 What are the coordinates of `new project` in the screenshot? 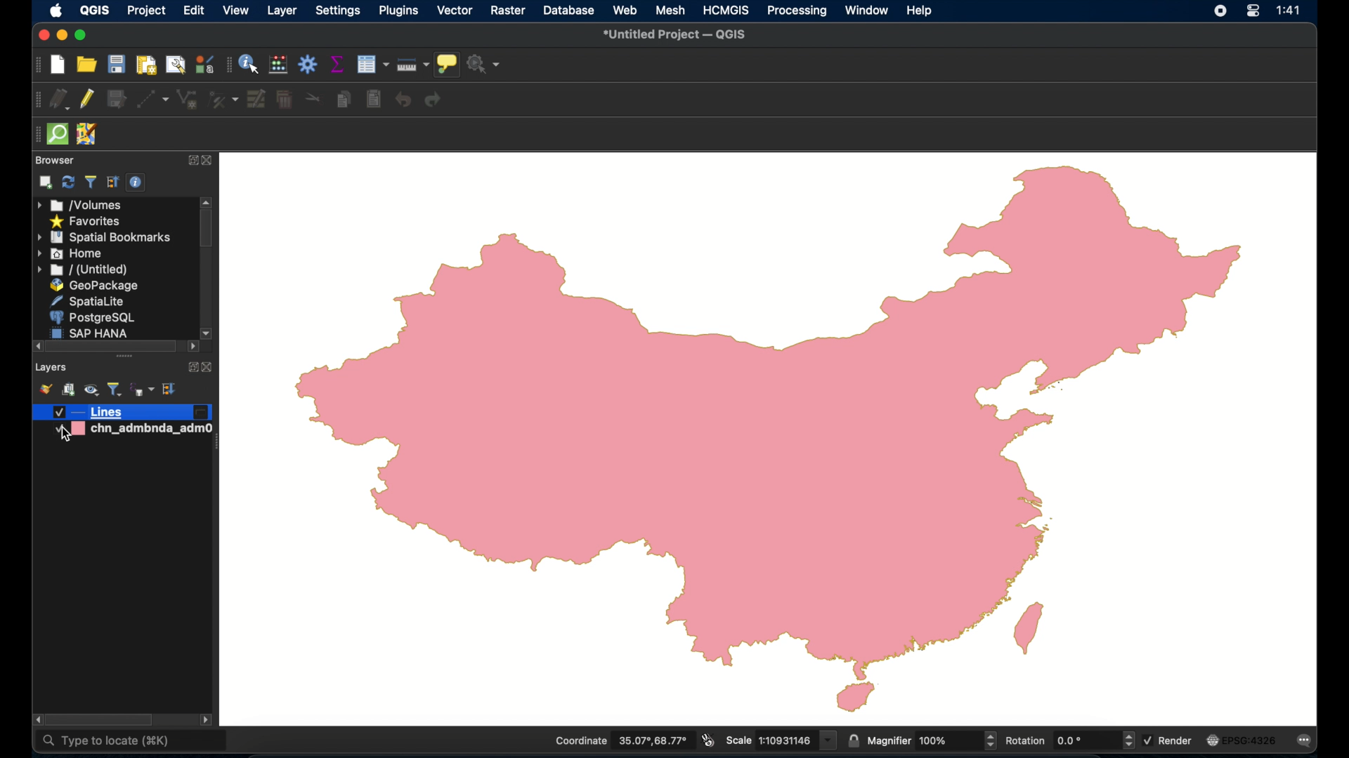 It's located at (58, 65).